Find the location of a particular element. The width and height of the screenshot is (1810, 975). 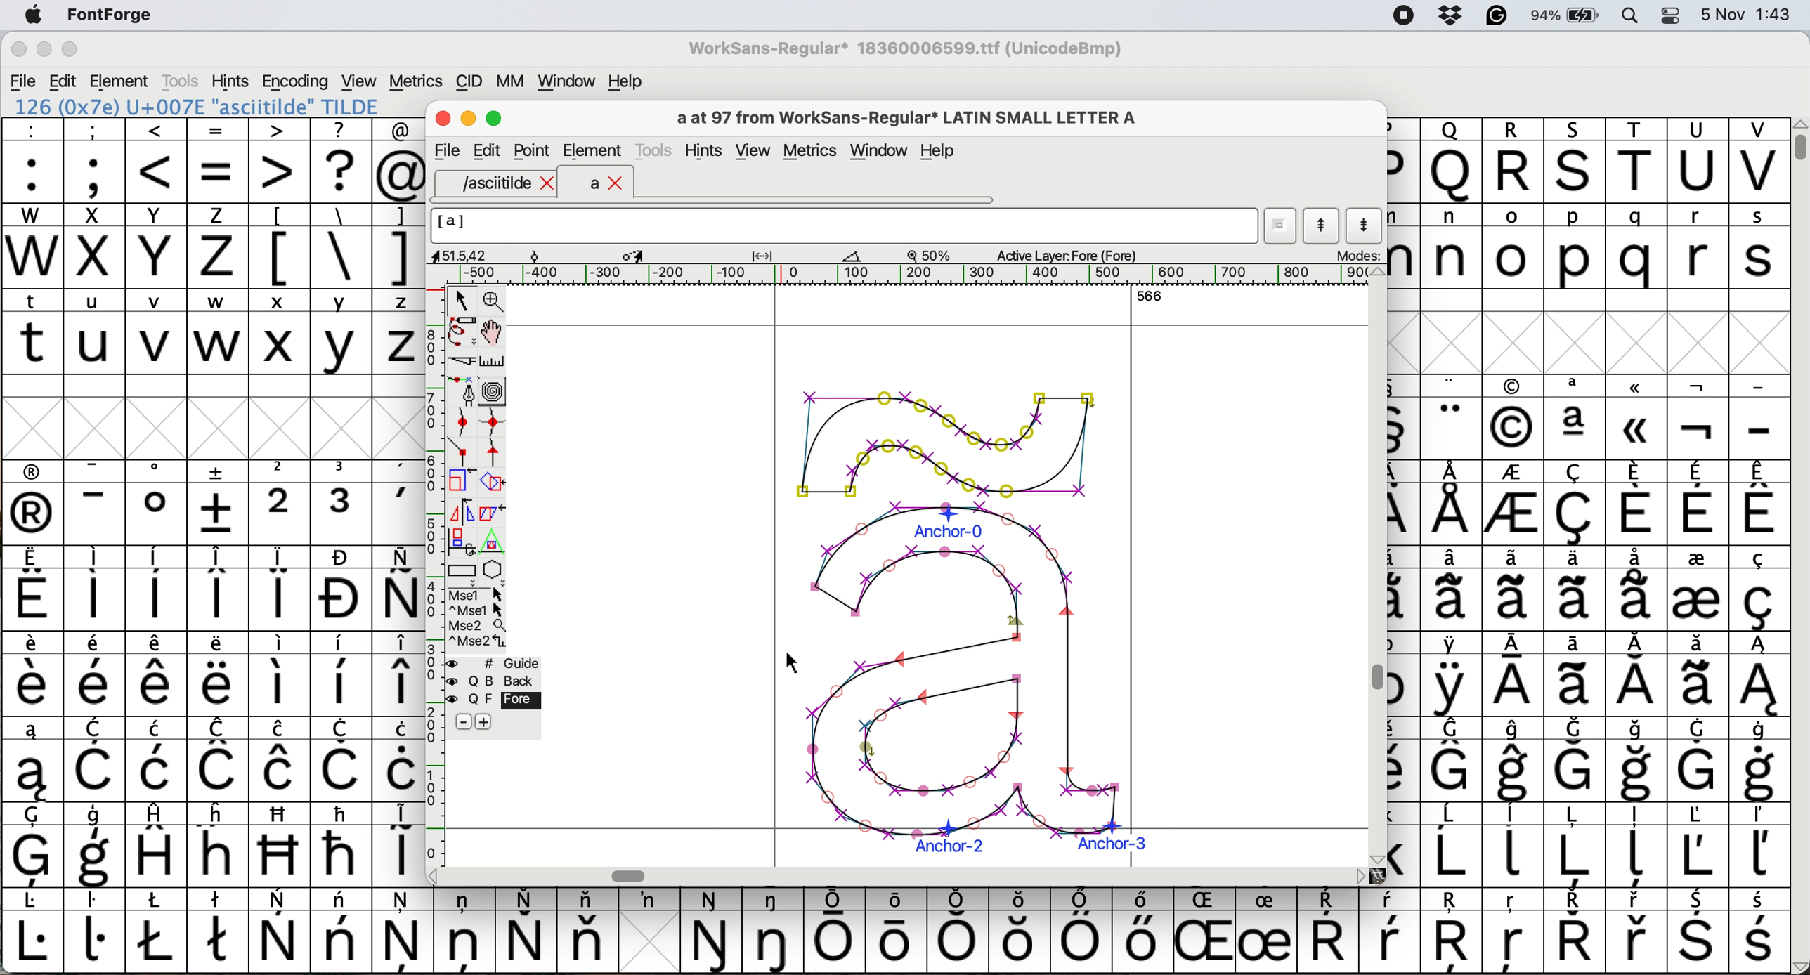

date and time is located at coordinates (1747, 13).